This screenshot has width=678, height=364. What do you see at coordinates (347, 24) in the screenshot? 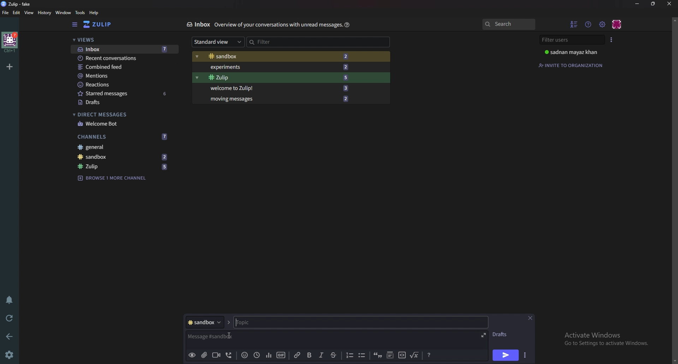
I see `Help` at bounding box center [347, 24].